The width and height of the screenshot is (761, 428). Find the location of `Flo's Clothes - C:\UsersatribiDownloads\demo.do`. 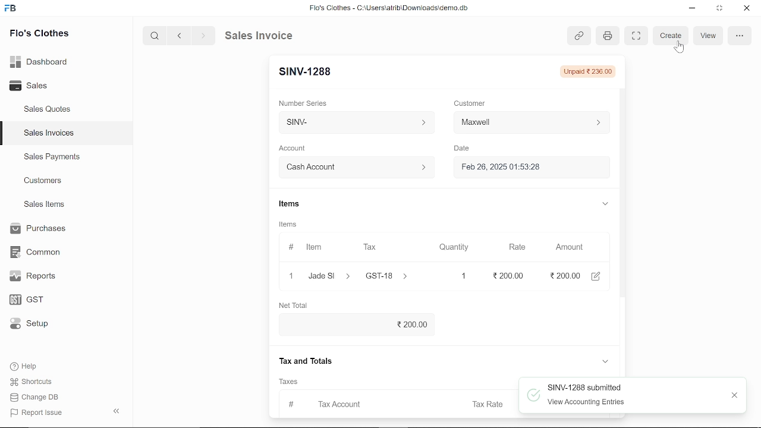

Flo's Clothes - C:\UsersatribiDownloads\demo.do is located at coordinates (394, 9).